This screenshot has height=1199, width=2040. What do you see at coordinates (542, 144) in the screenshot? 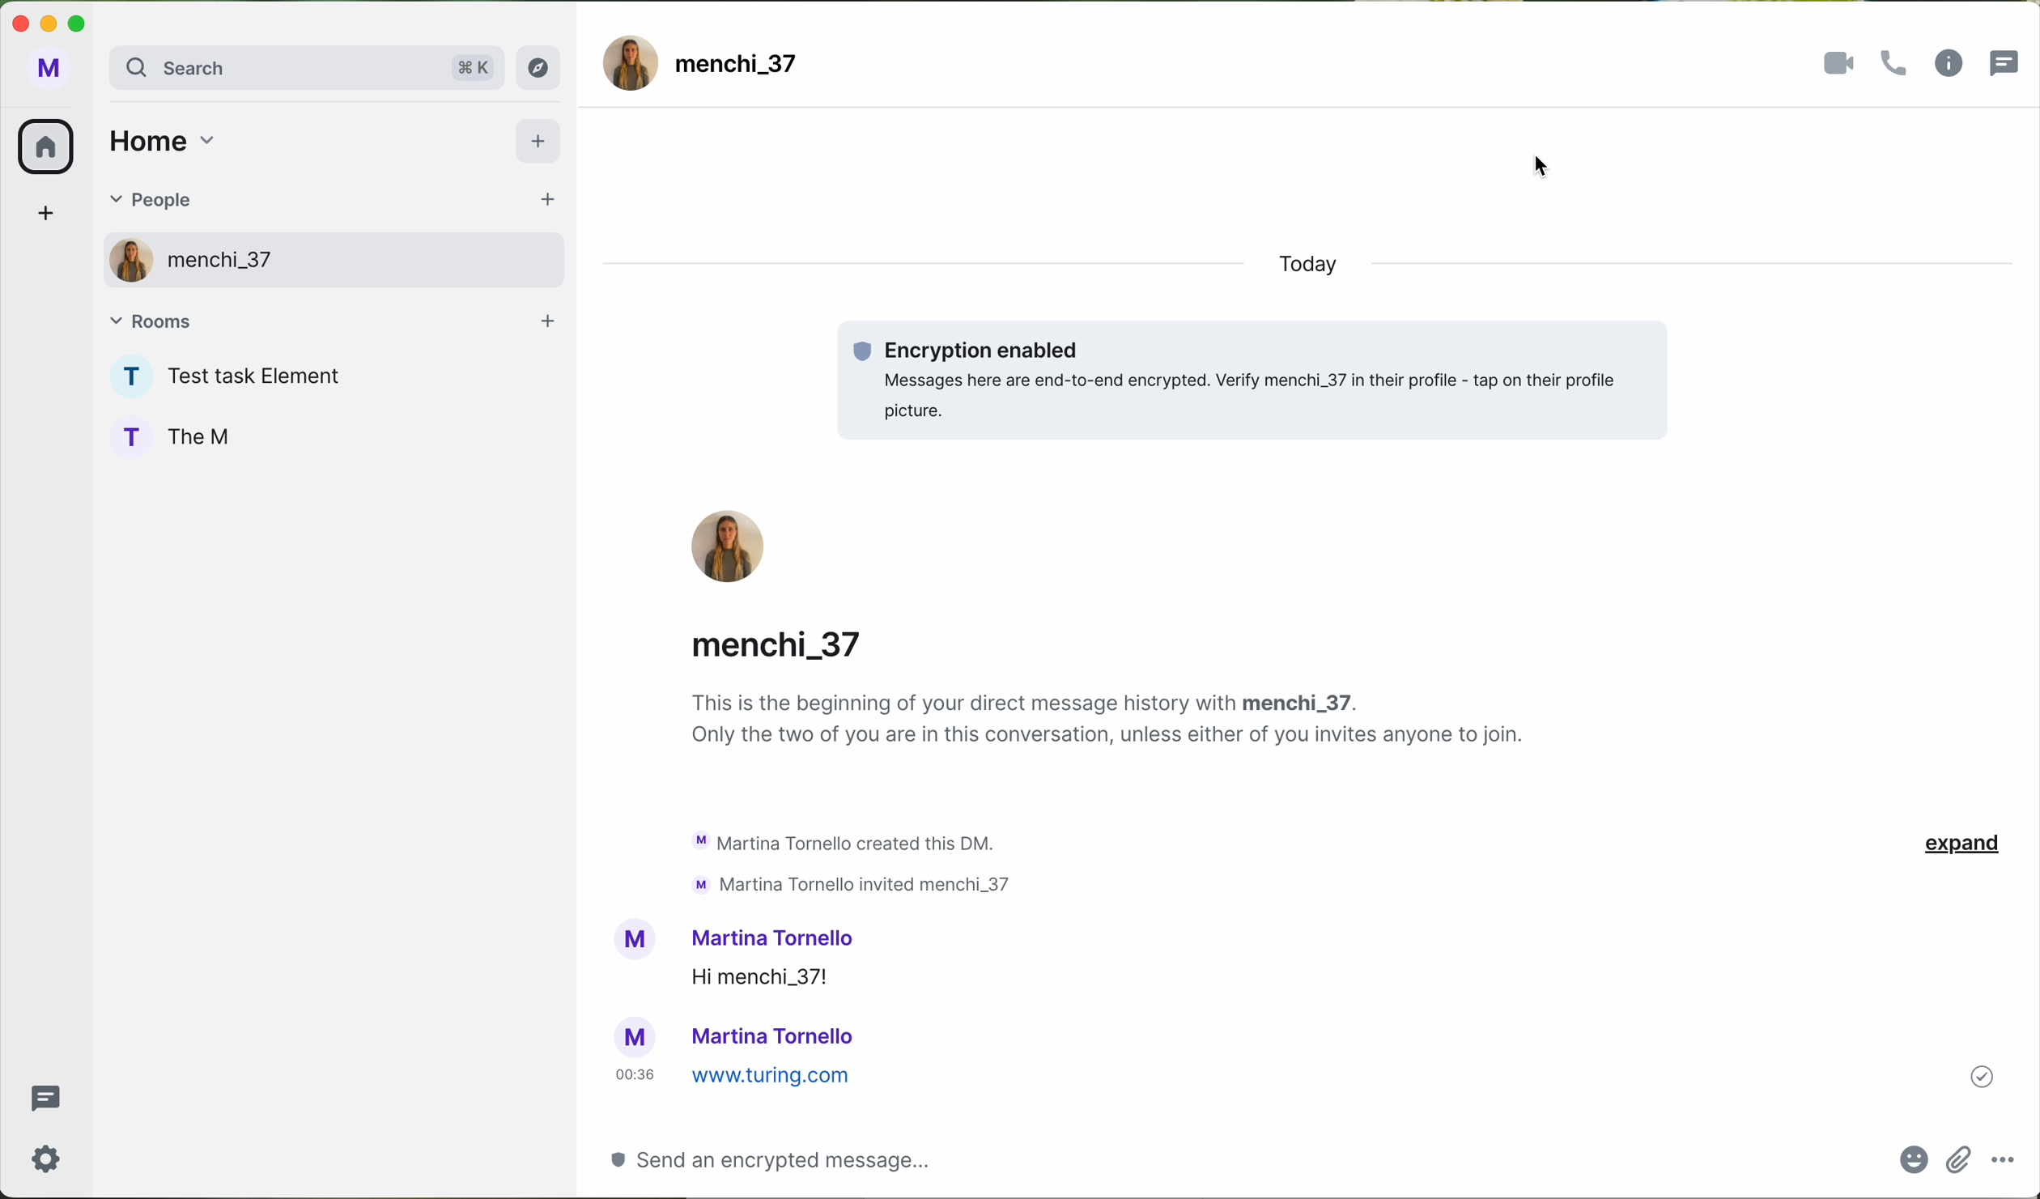
I see `add` at bounding box center [542, 144].